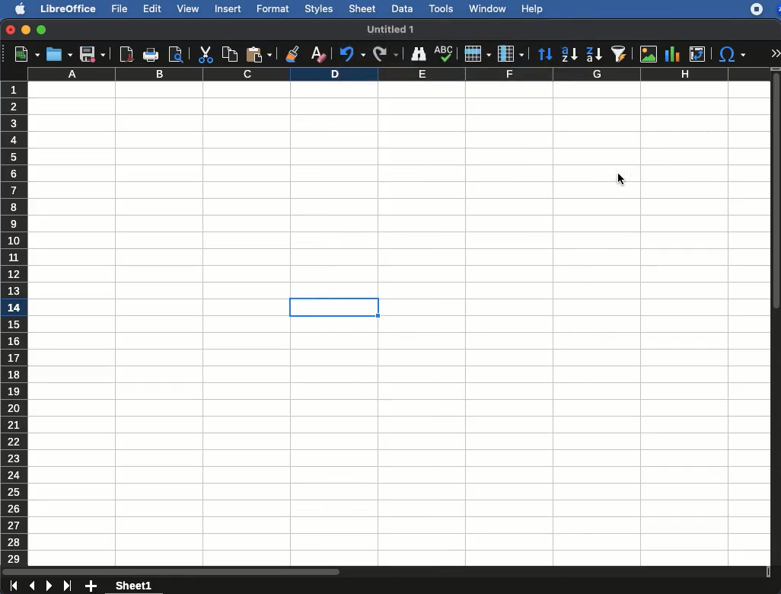 This screenshot has height=594, width=781. I want to click on undo, so click(351, 53).